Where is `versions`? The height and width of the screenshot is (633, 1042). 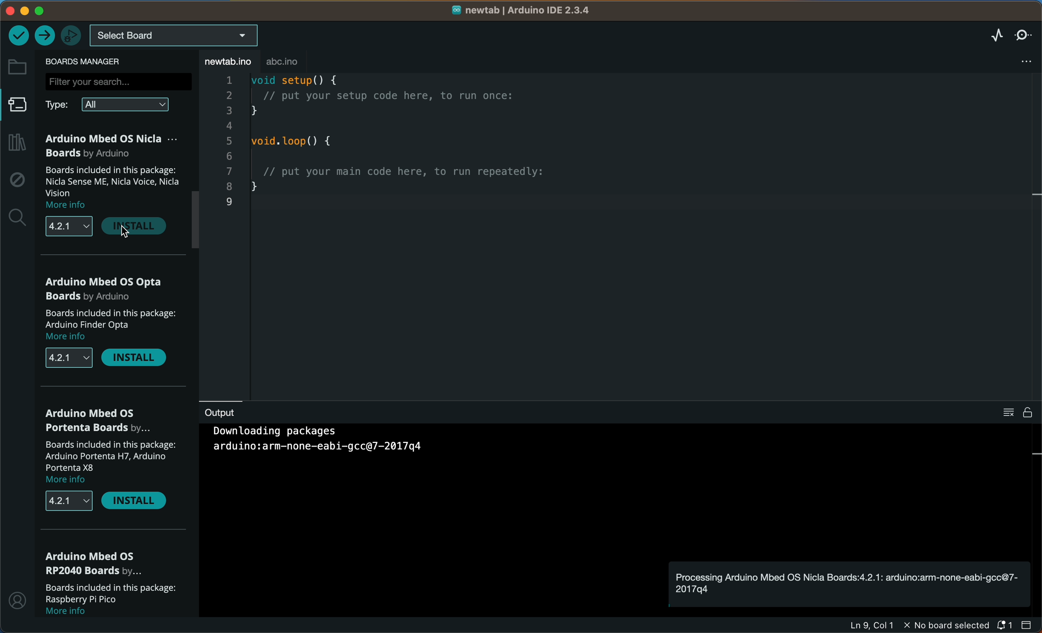 versions is located at coordinates (69, 227).